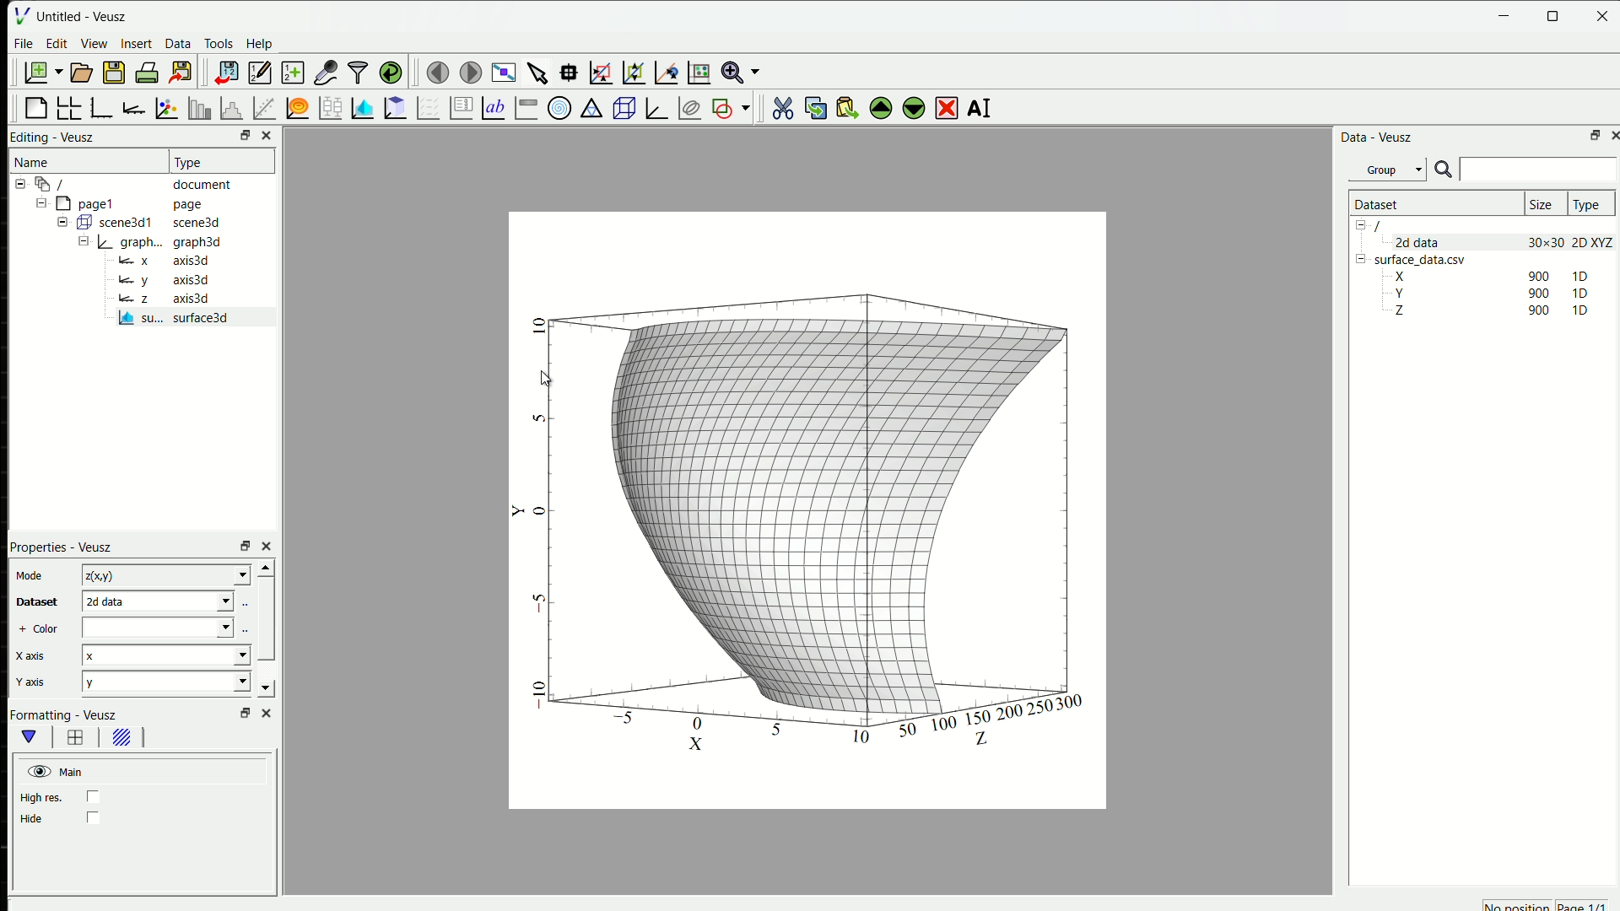  What do you see at coordinates (191, 261) in the screenshot?
I see `axis3d` at bounding box center [191, 261].